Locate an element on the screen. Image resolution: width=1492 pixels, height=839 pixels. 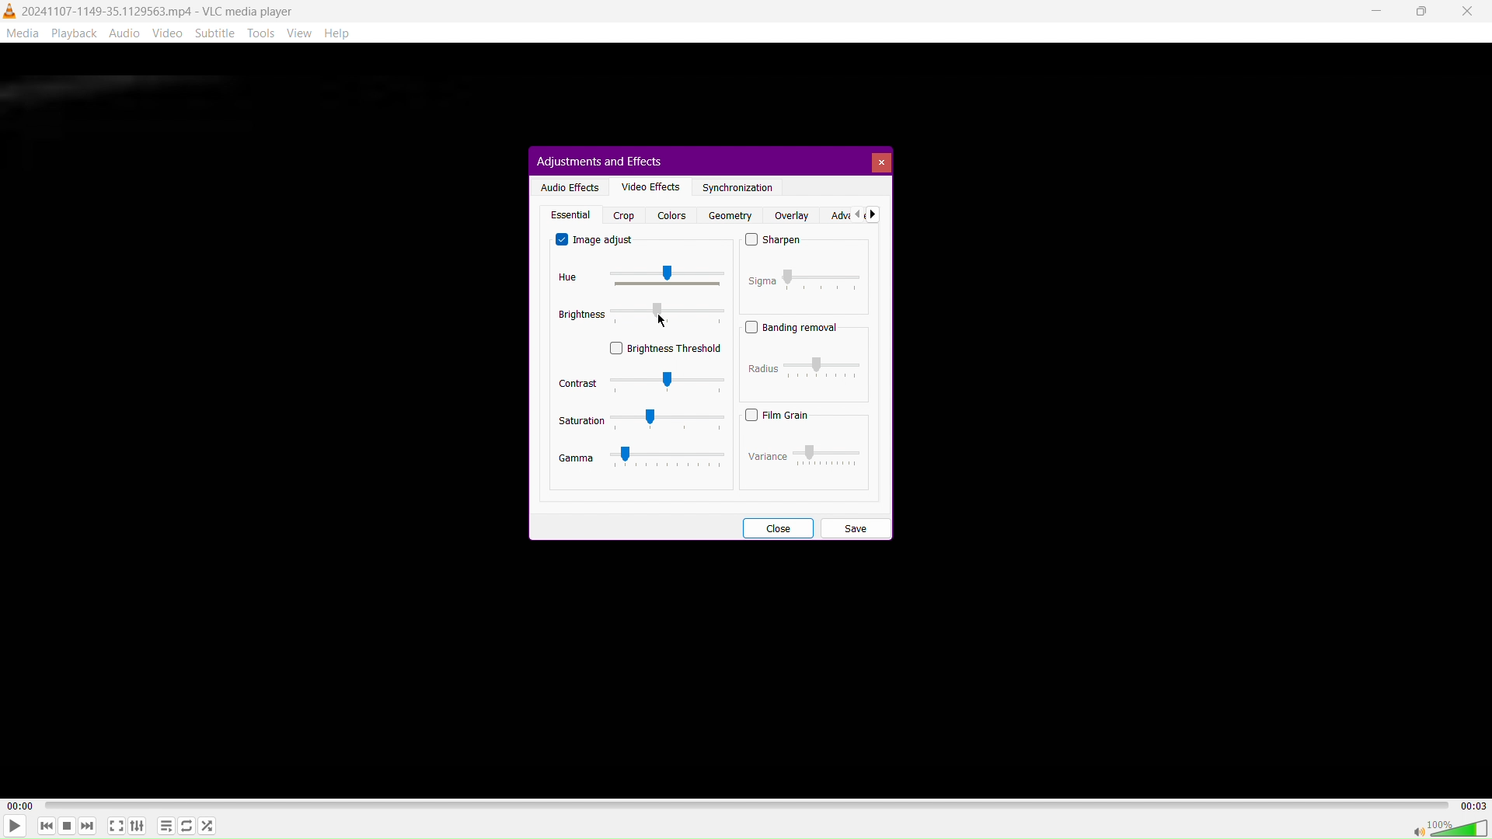
Volume 100% is located at coordinates (1448, 827).